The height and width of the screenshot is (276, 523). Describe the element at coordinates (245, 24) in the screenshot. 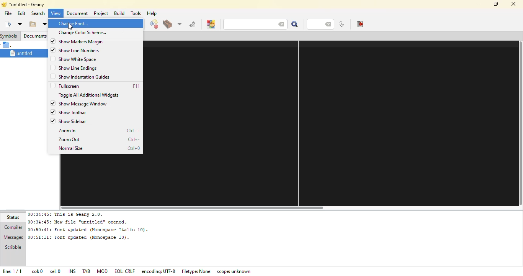

I see `search` at that location.